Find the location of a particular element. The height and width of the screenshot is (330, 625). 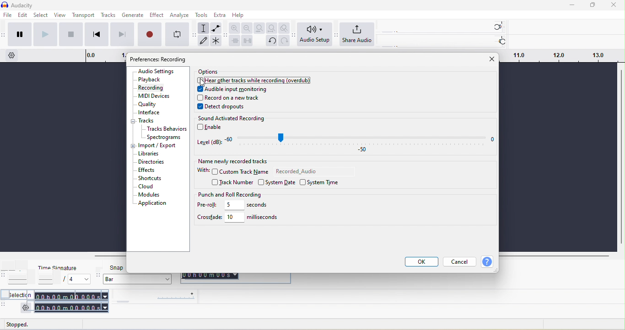

fit selection to width is located at coordinates (259, 28).